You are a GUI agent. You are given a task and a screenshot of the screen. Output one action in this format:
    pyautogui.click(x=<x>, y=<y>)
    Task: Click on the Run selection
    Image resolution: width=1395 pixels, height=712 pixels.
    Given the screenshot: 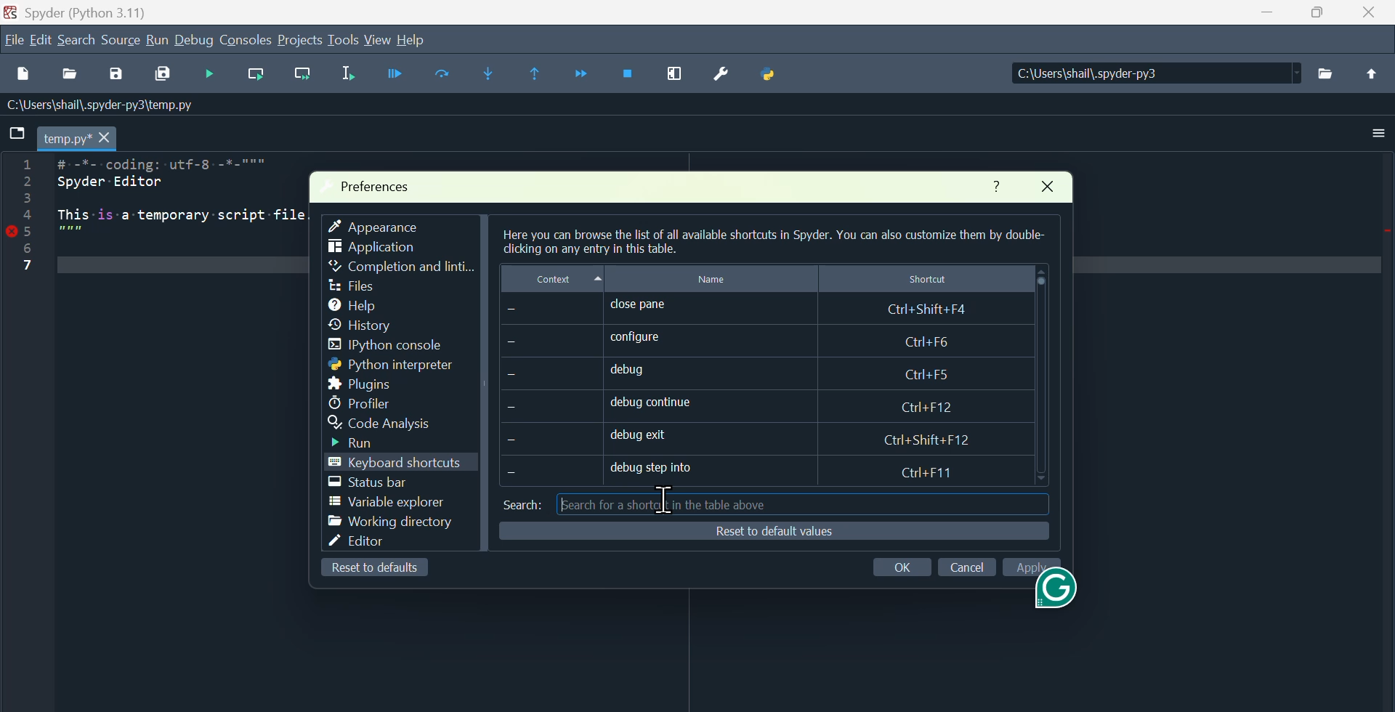 What is the action you would take?
    pyautogui.click(x=352, y=74)
    